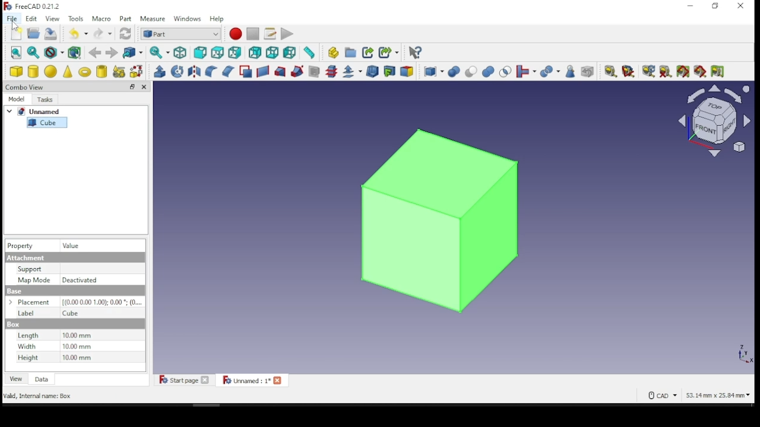 Image resolution: width=760 pixels, height=427 pixels. Describe the element at coordinates (369, 53) in the screenshot. I see `make link` at that location.